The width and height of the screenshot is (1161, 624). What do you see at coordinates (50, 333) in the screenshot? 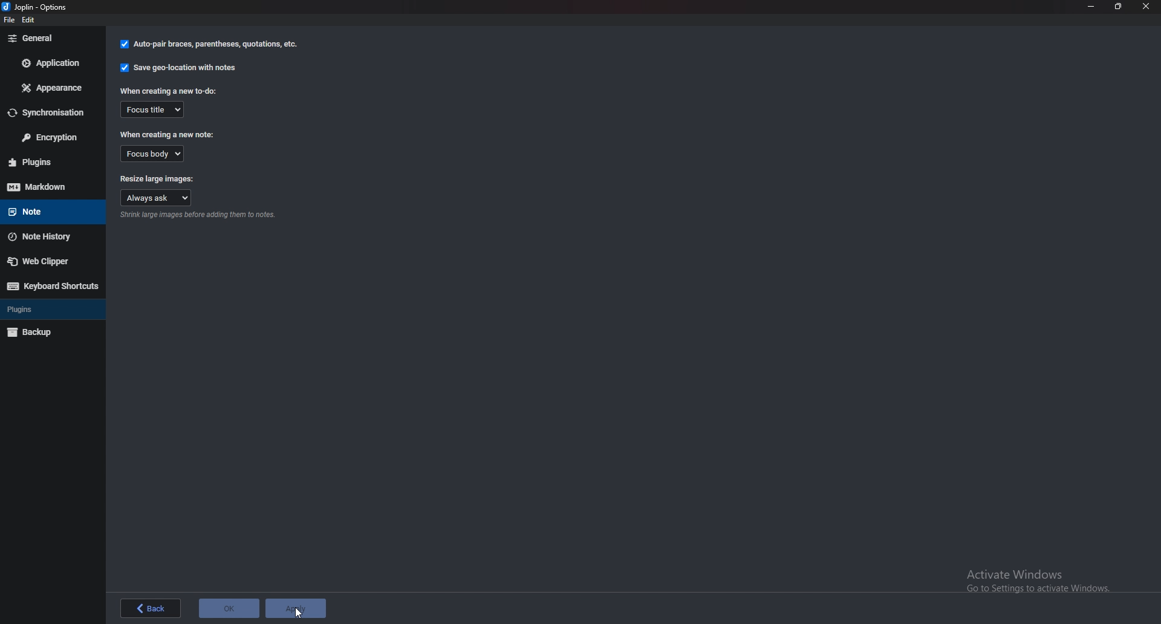
I see `Back up` at bounding box center [50, 333].